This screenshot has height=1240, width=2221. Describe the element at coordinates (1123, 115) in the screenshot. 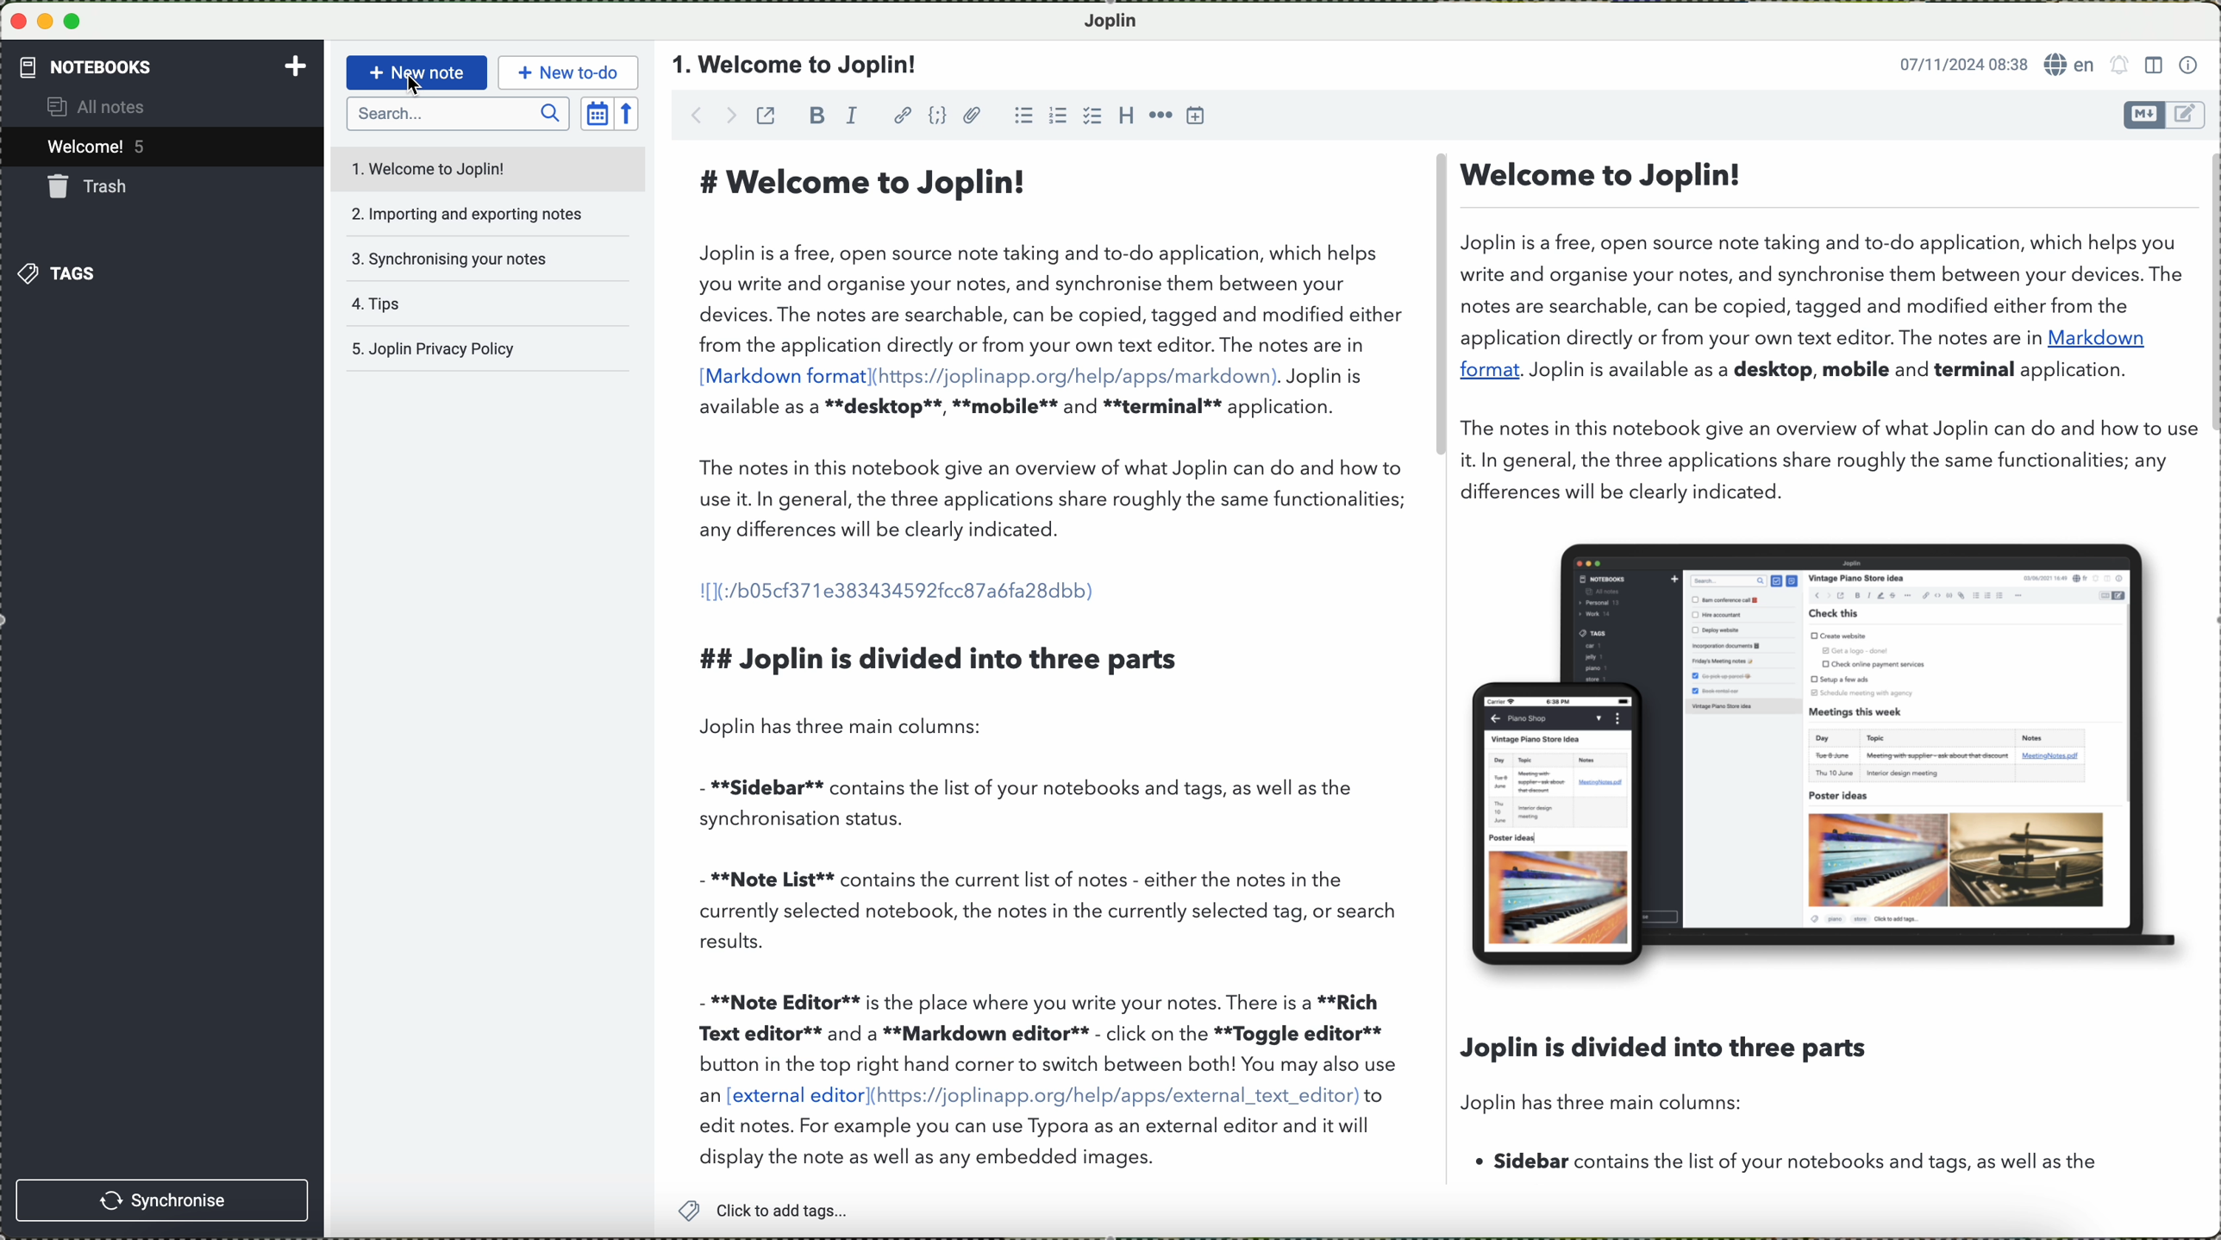

I see `heading` at that location.